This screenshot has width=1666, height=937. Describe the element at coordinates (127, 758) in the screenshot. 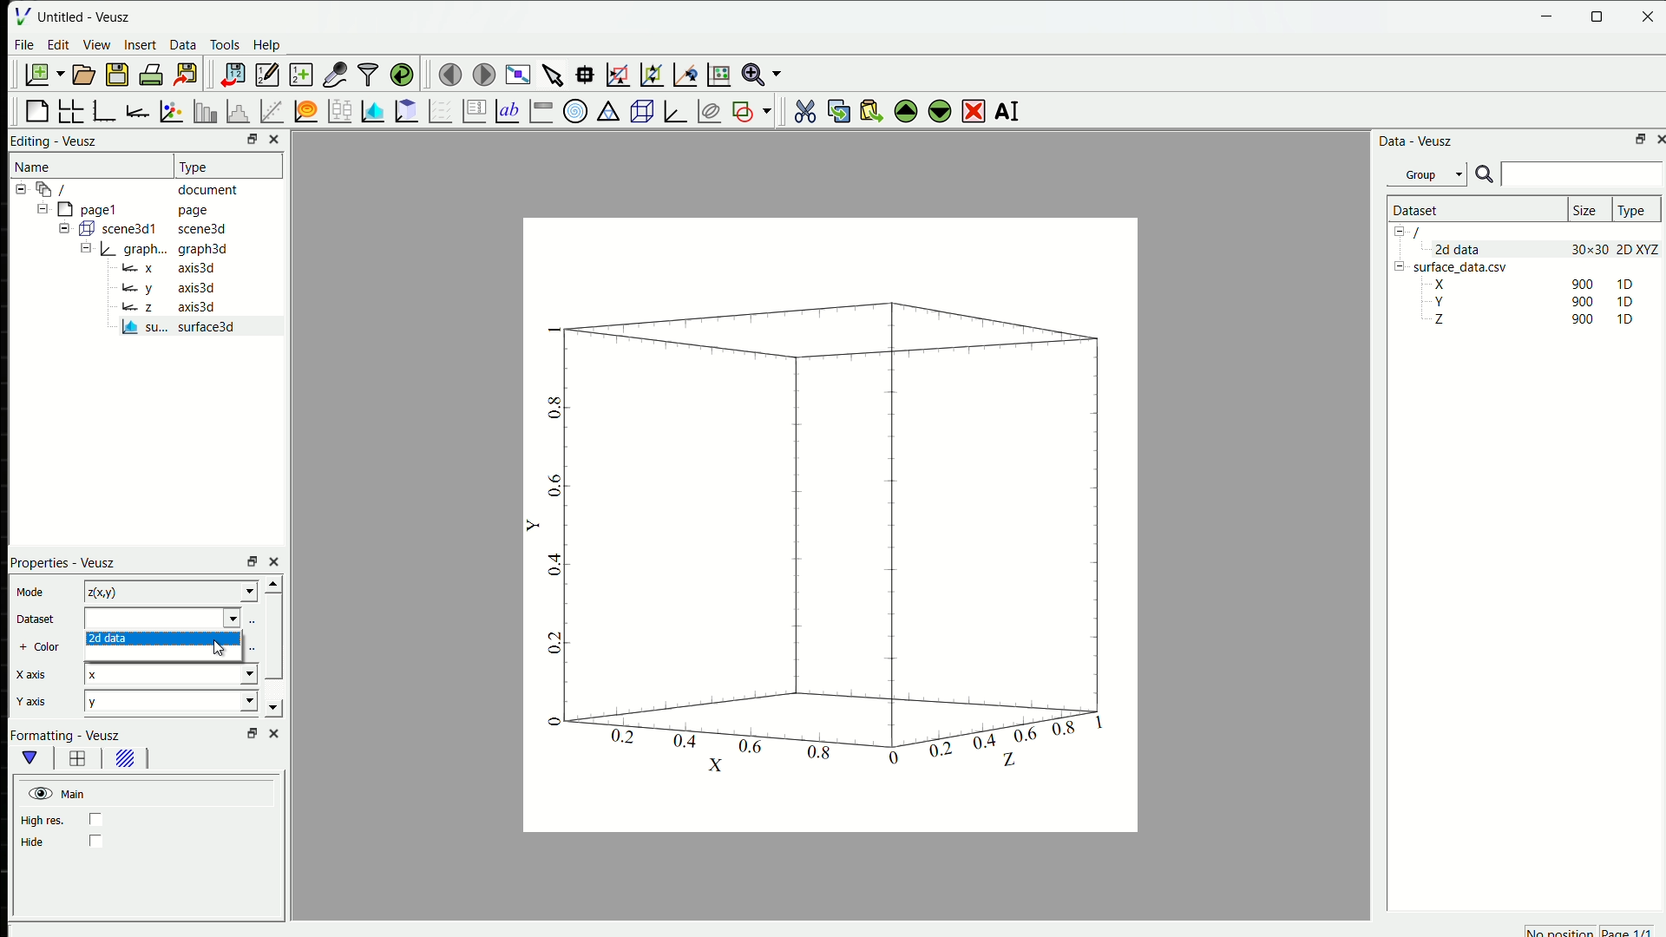

I see `background` at that location.